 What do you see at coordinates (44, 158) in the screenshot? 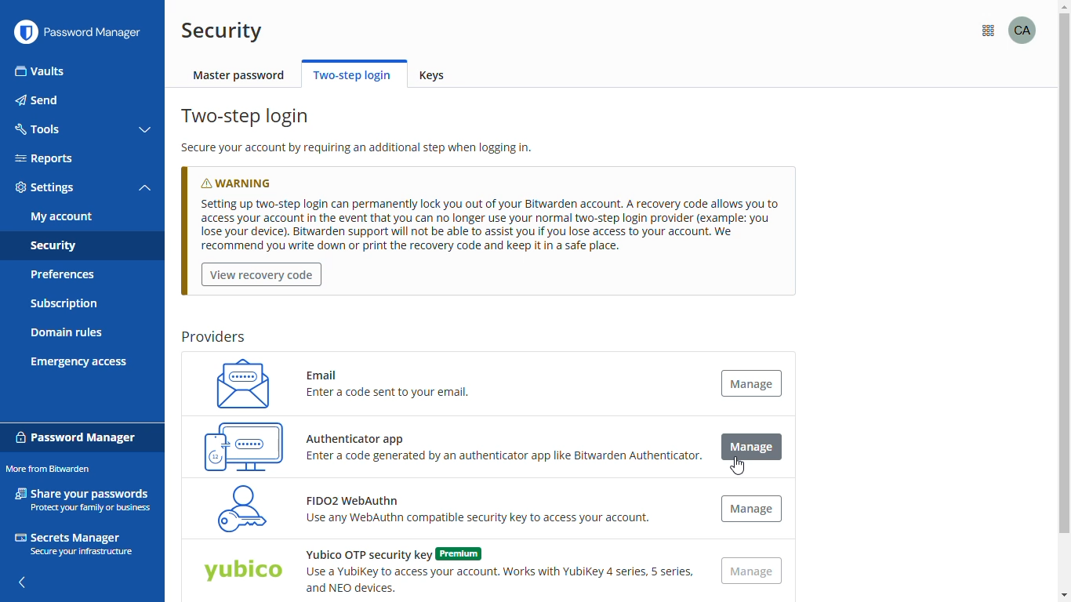
I see `reports` at bounding box center [44, 158].